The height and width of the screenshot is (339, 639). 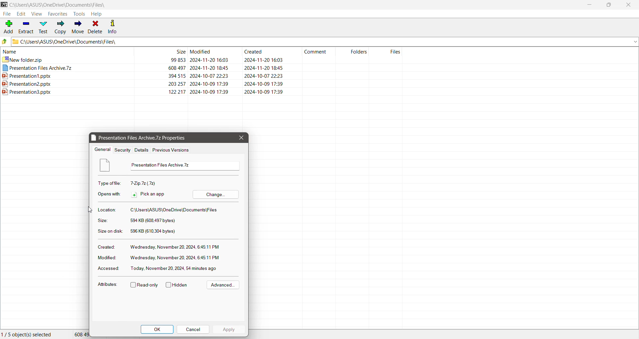 I want to click on Info, so click(x=113, y=27).